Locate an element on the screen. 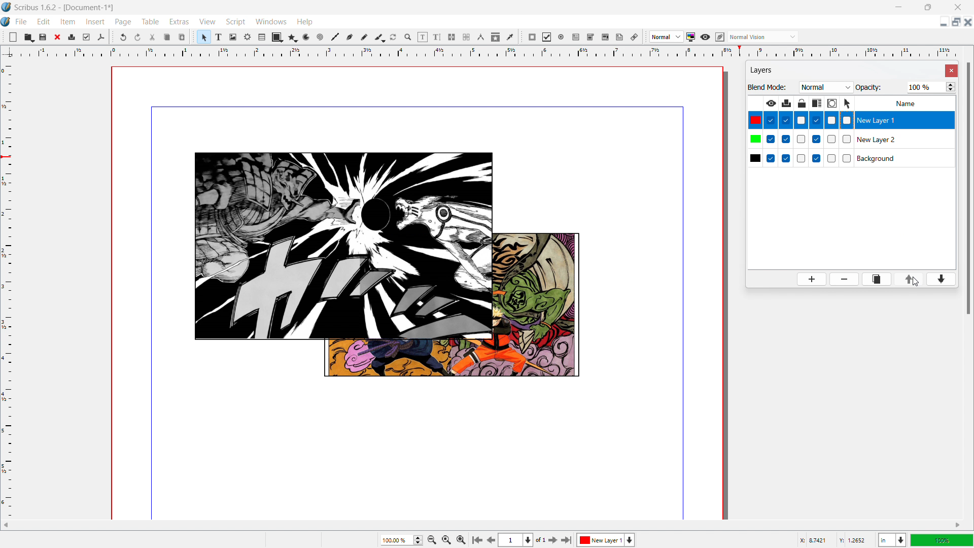 Image resolution: width=974 pixels, height=548 pixels. go to first page is located at coordinates (476, 539).